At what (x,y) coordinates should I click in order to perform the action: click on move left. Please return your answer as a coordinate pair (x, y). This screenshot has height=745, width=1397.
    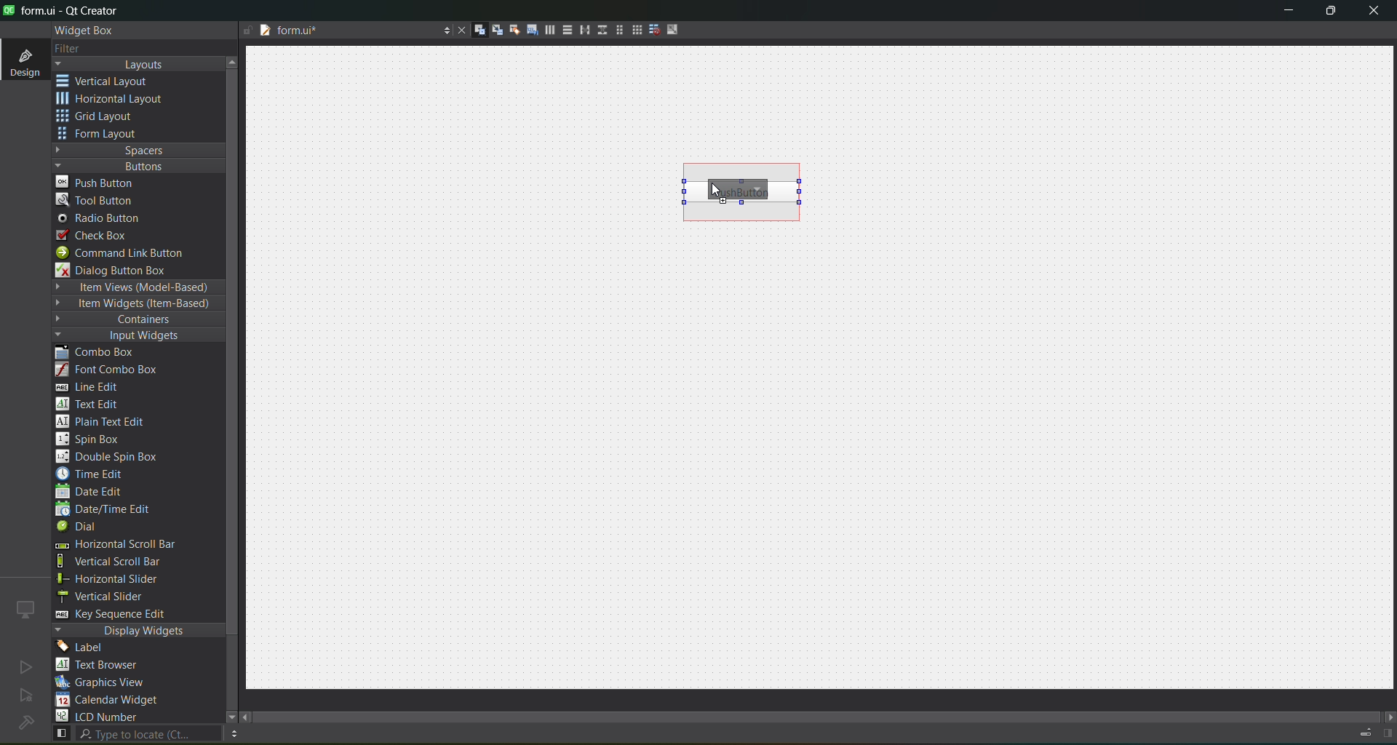
    Looking at the image, I should click on (247, 718).